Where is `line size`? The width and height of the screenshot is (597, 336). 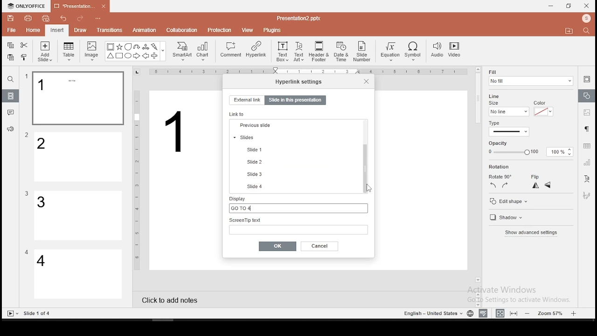 line size is located at coordinates (508, 111).